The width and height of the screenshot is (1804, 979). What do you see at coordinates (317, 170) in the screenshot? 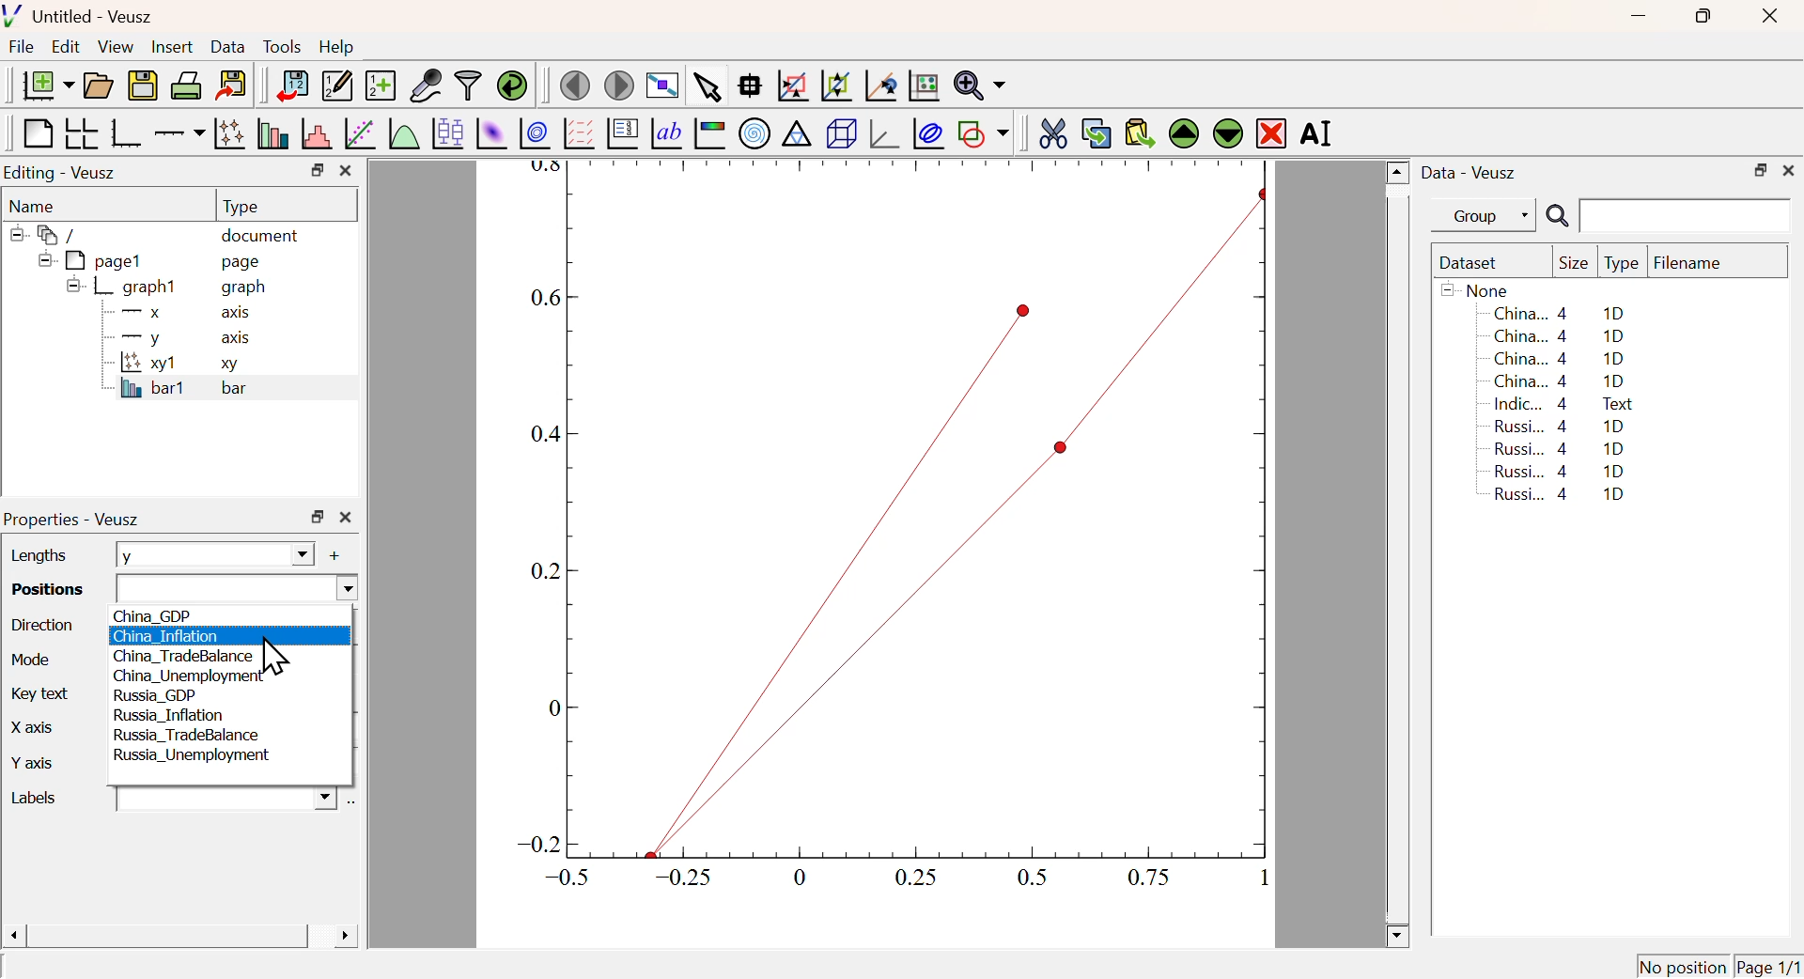
I see `Restore Down` at bounding box center [317, 170].